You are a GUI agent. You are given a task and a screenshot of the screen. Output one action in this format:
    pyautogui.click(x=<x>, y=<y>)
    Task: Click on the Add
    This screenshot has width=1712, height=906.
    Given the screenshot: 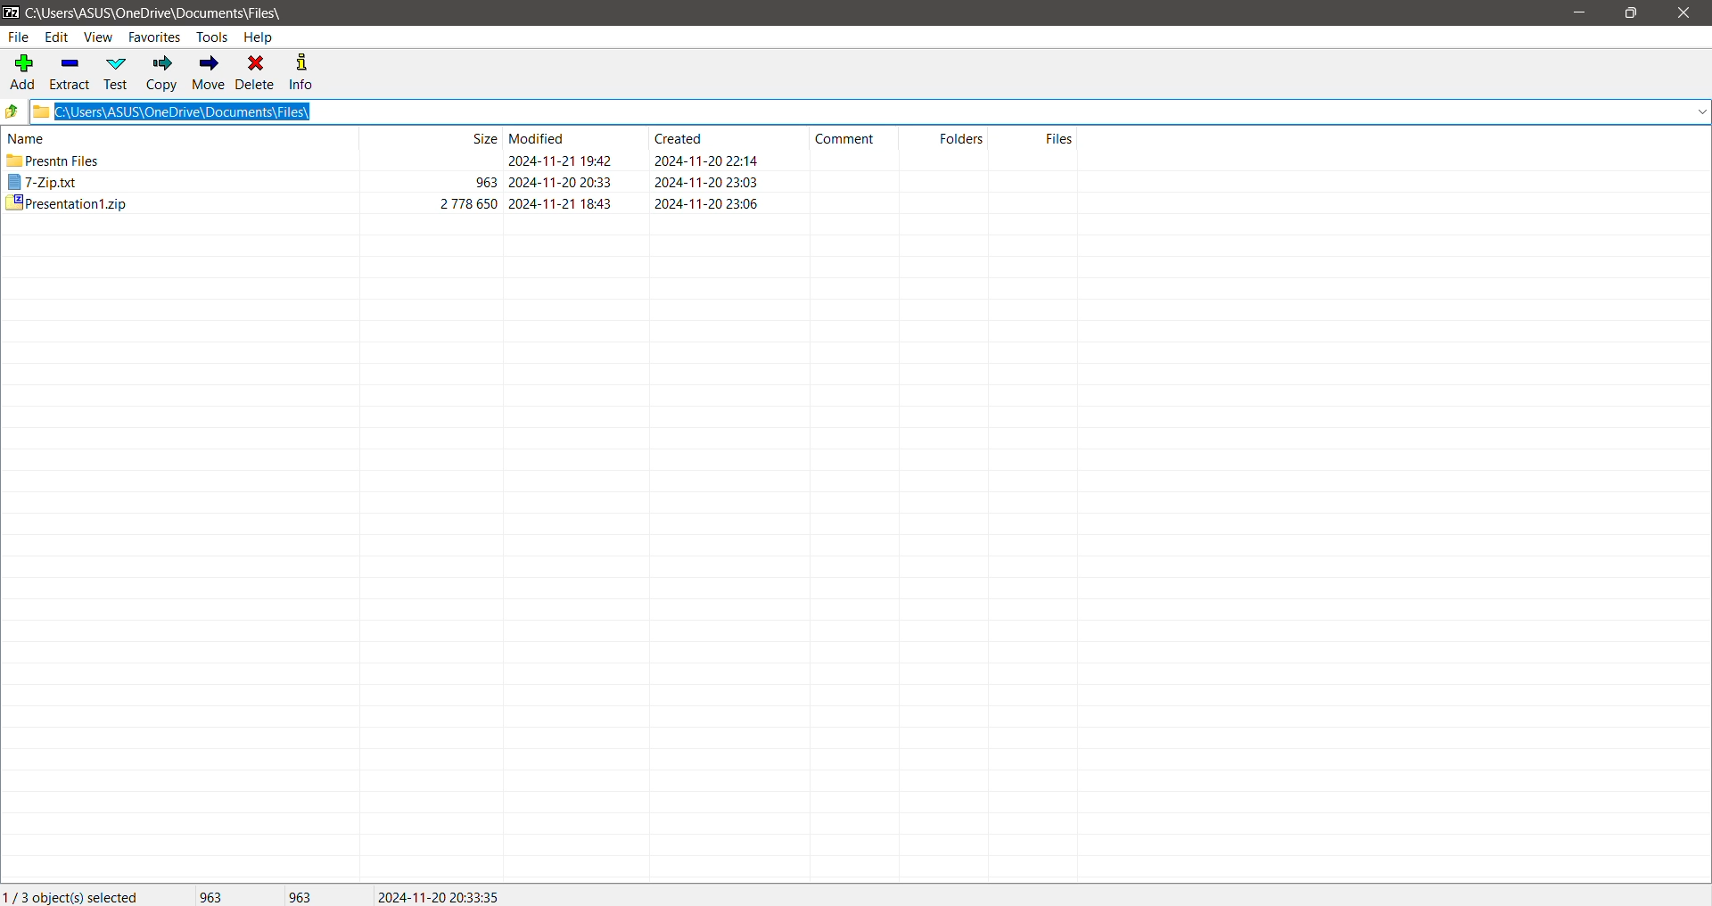 What is the action you would take?
    pyautogui.click(x=21, y=72)
    